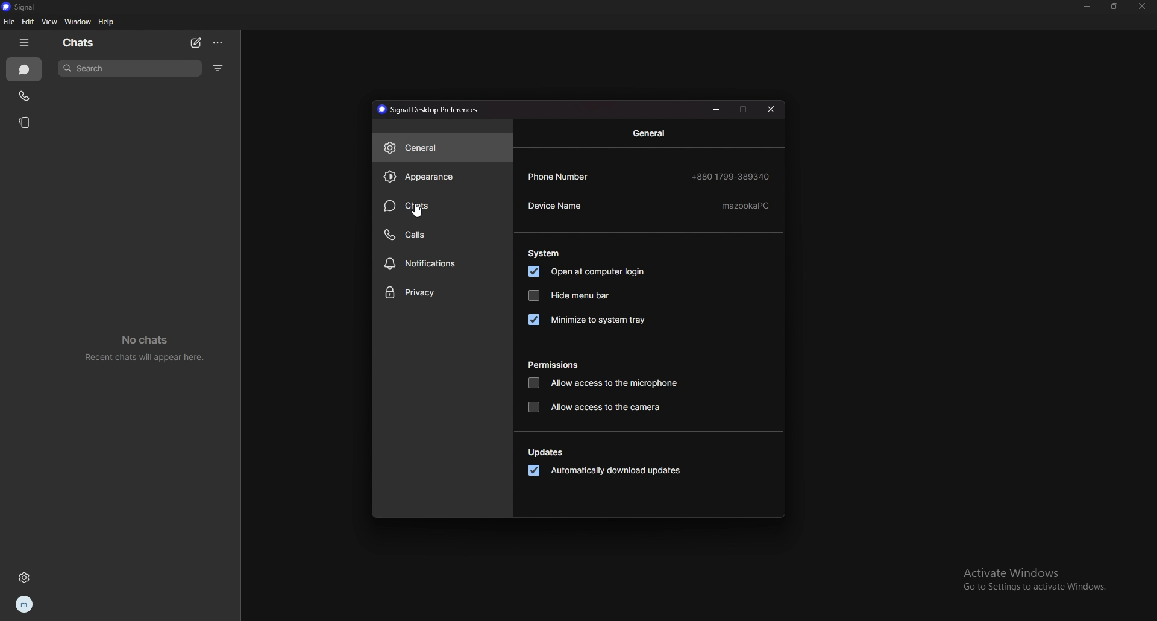  What do you see at coordinates (25, 578) in the screenshot?
I see `settings` at bounding box center [25, 578].